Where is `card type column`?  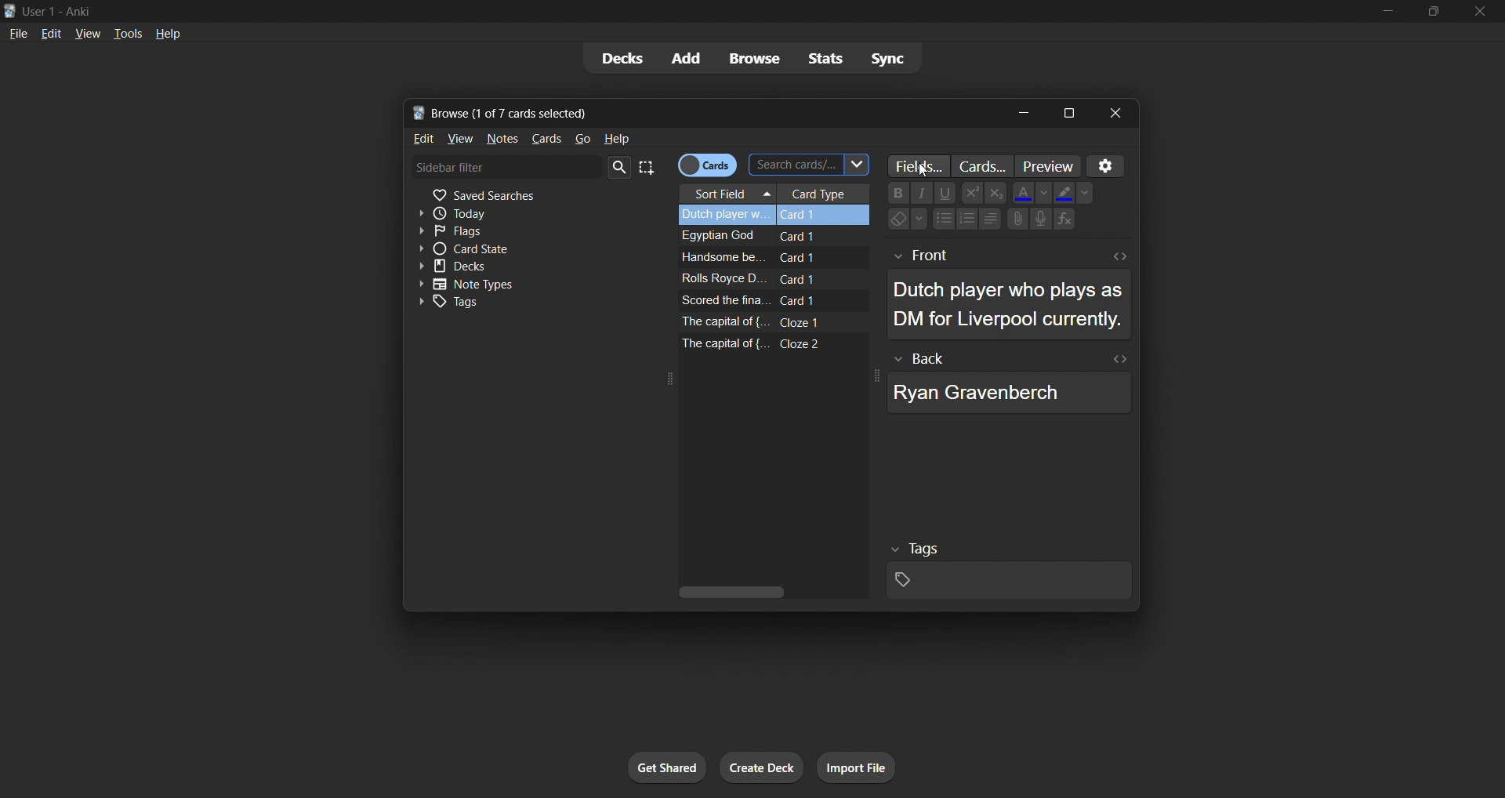
card type column is located at coordinates (825, 191).